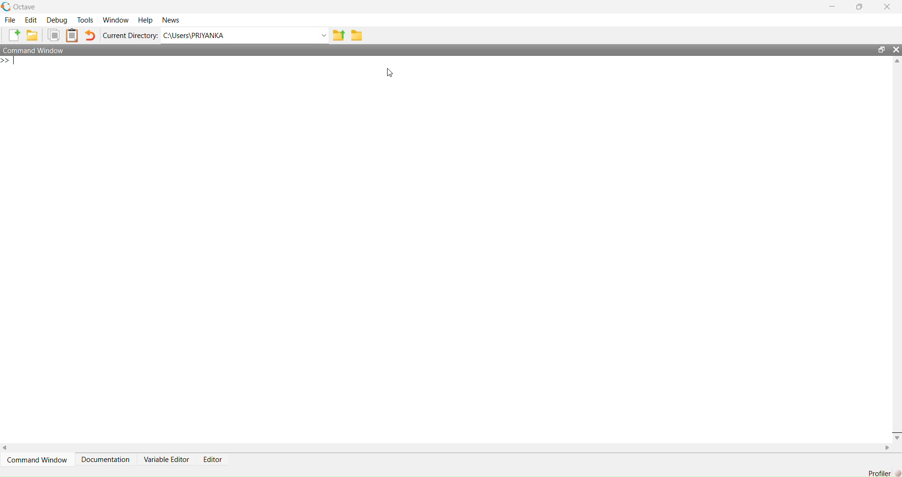 Image resolution: width=902 pixels, height=477 pixels. What do you see at coordinates (6, 448) in the screenshot?
I see `Scroll right` at bounding box center [6, 448].